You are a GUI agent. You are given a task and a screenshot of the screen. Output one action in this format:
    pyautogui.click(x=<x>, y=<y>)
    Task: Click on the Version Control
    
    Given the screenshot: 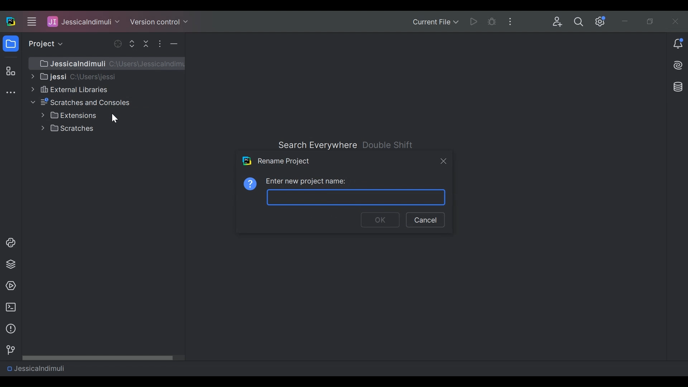 What is the action you would take?
    pyautogui.click(x=159, y=21)
    